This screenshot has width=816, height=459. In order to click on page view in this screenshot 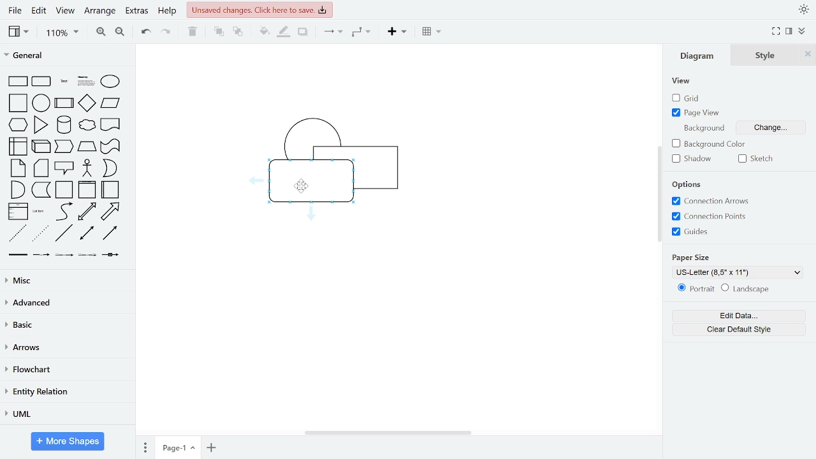, I will do `click(696, 113)`.